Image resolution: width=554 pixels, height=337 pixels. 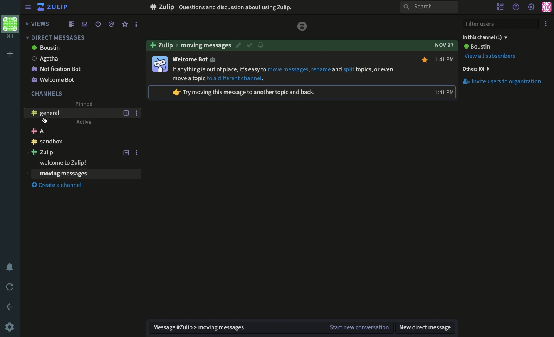 I want to click on date, so click(x=444, y=45).